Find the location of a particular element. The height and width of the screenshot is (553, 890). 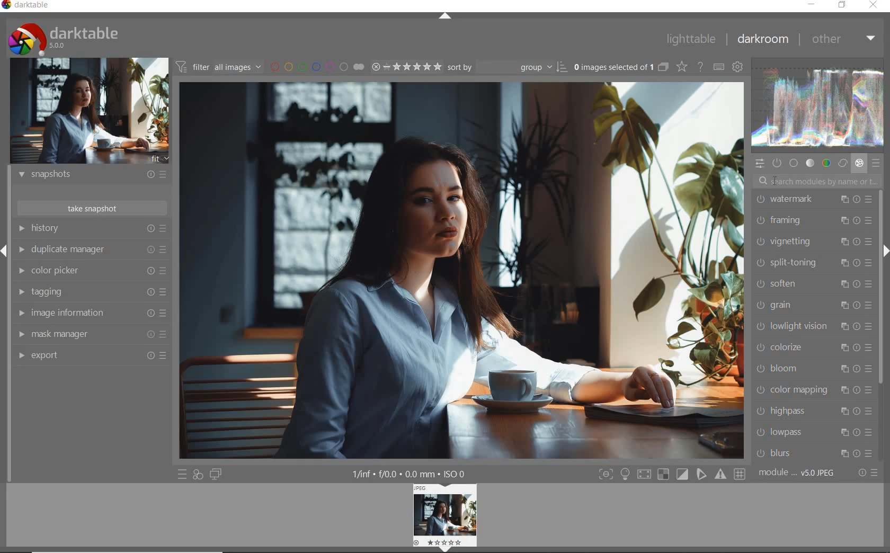

tagging is located at coordinates (93, 292).